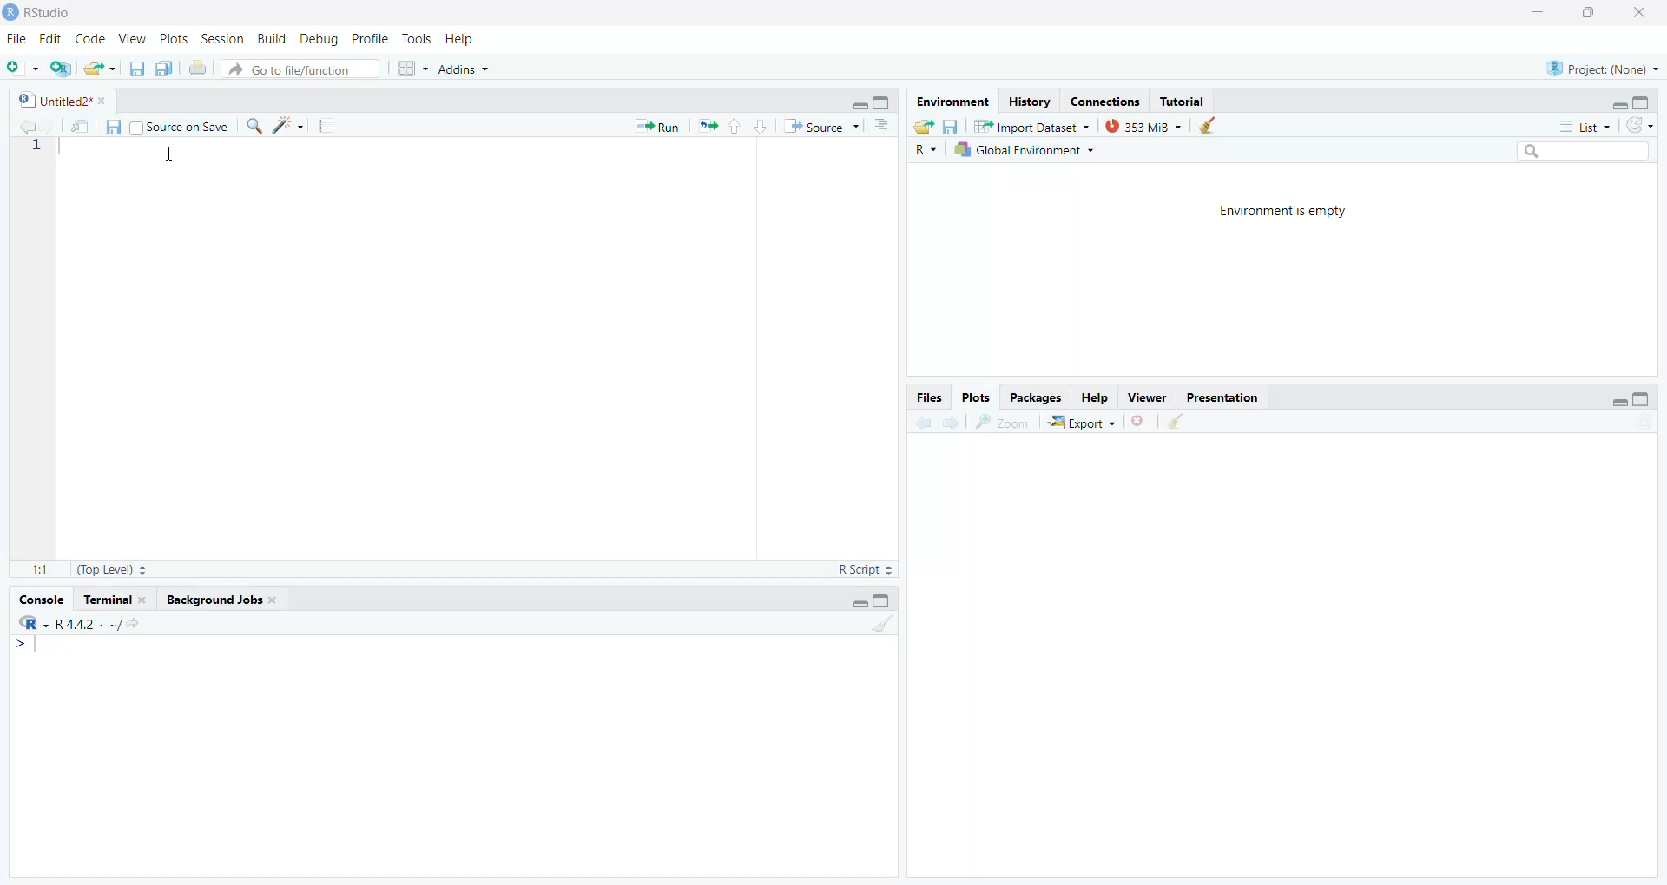 The width and height of the screenshot is (1667, 885). Describe the element at coordinates (101, 69) in the screenshot. I see `open an existing file` at that location.